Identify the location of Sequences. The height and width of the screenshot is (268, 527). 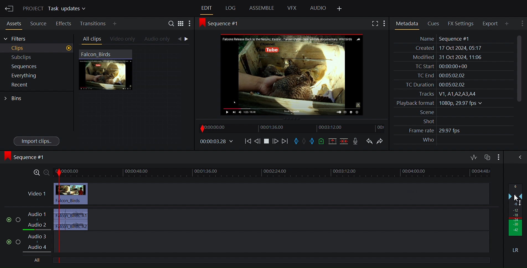
(34, 66).